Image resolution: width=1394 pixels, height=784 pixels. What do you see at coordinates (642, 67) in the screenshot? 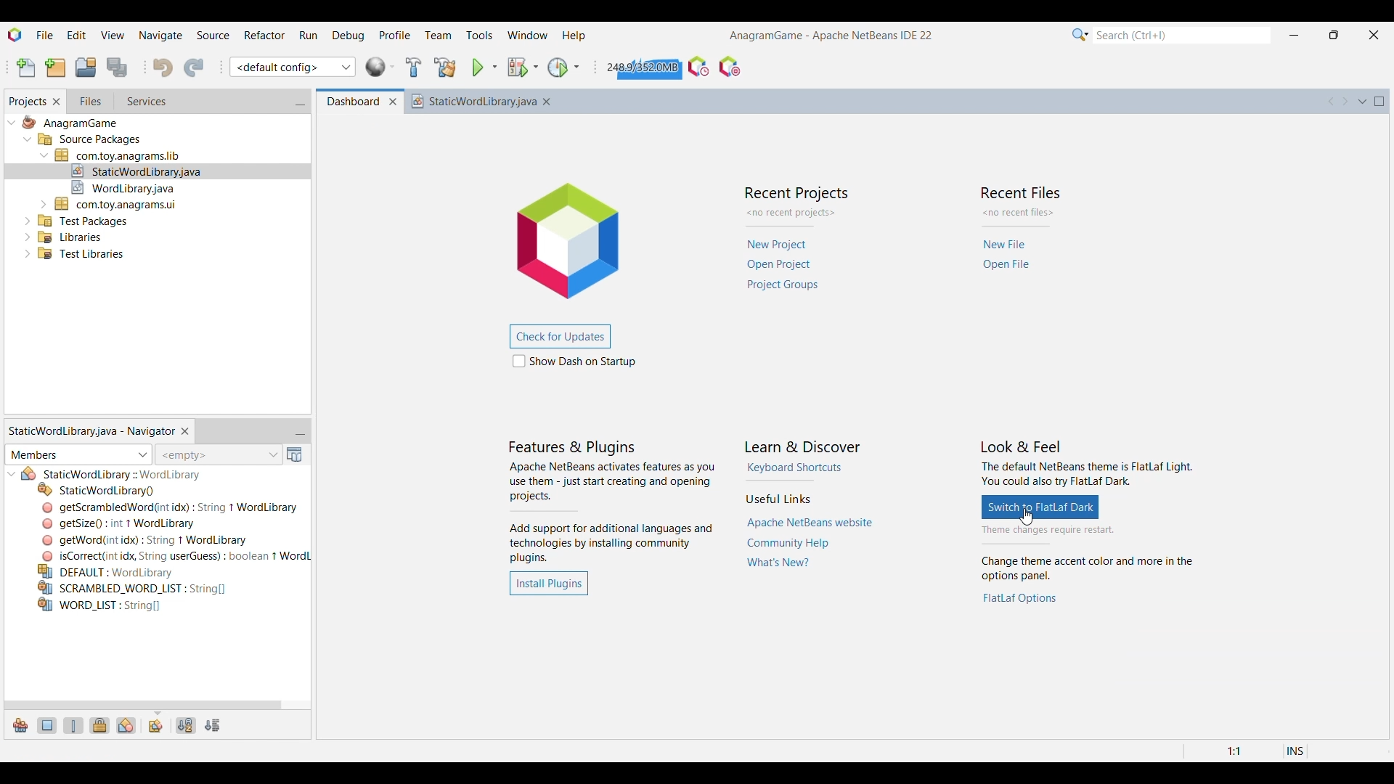
I see `Click to force garbage collection` at bounding box center [642, 67].